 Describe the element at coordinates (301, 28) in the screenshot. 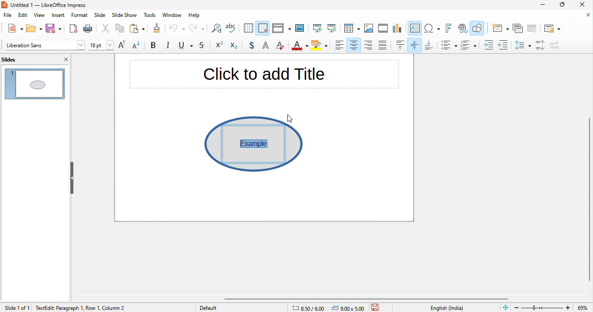

I see `master slide` at that location.